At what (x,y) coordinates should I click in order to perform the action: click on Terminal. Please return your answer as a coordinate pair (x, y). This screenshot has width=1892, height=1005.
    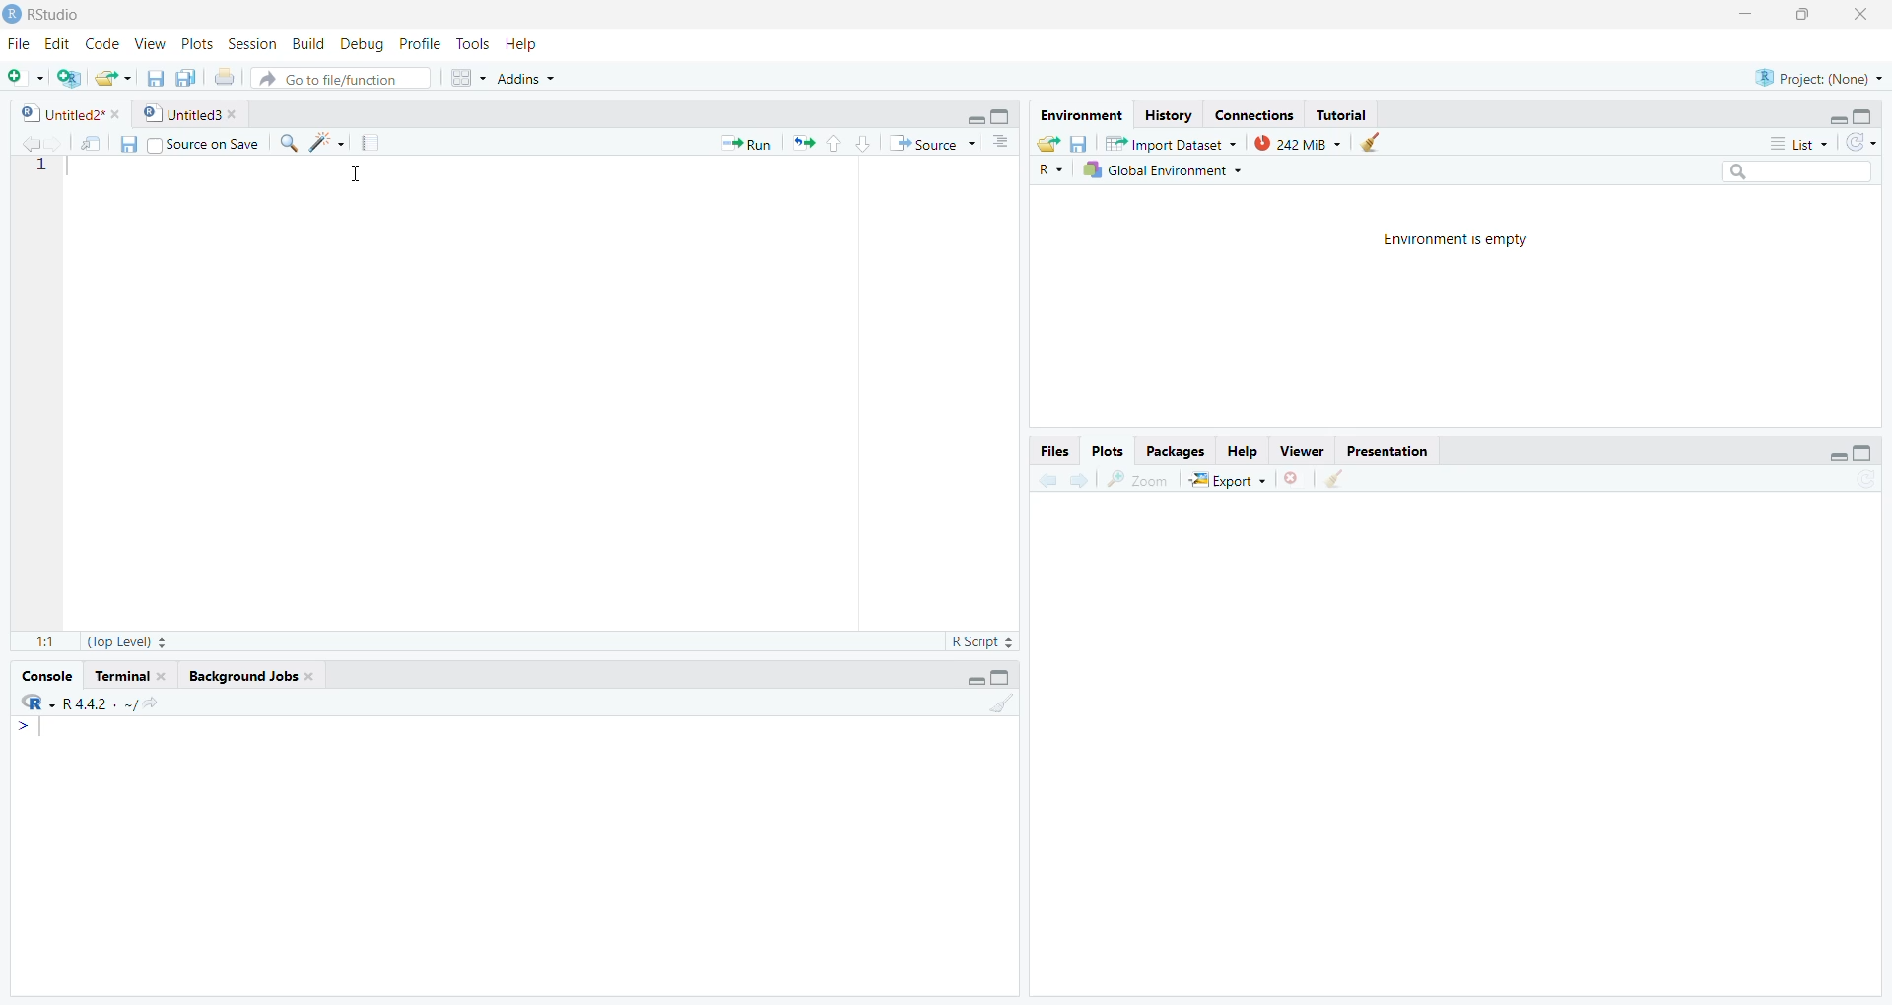
    Looking at the image, I should click on (130, 677).